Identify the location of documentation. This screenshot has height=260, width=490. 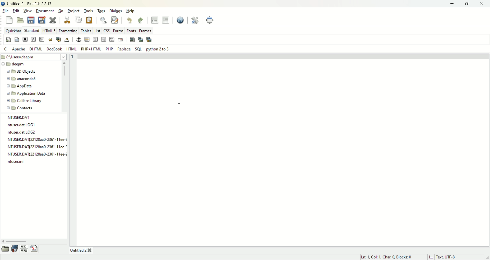
(15, 248).